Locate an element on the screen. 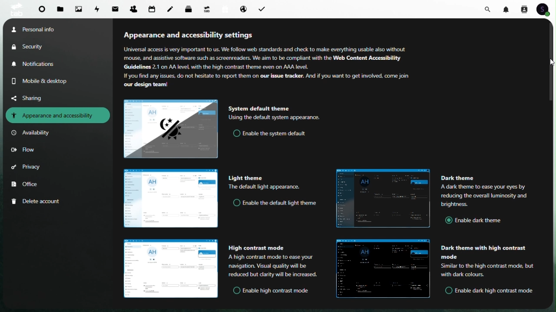 The image size is (556, 312). Activity is located at coordinates (98, 8).